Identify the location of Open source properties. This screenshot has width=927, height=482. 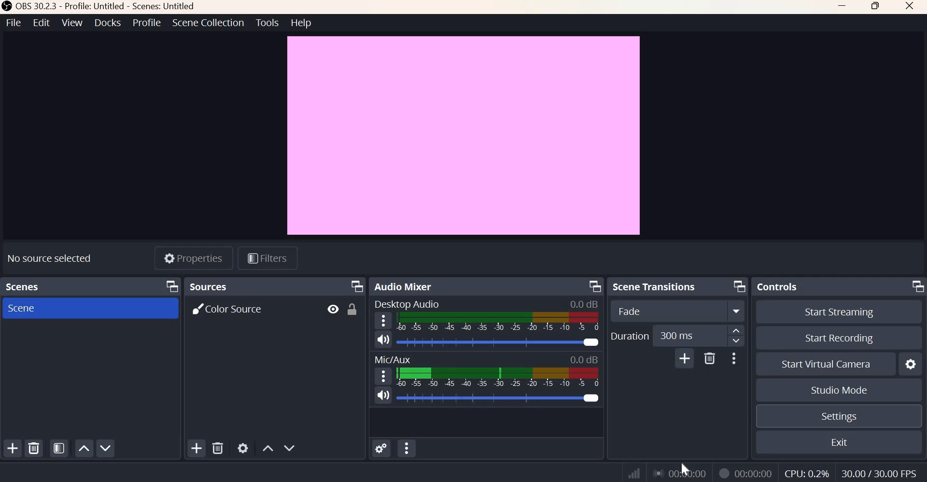
(195, 257).